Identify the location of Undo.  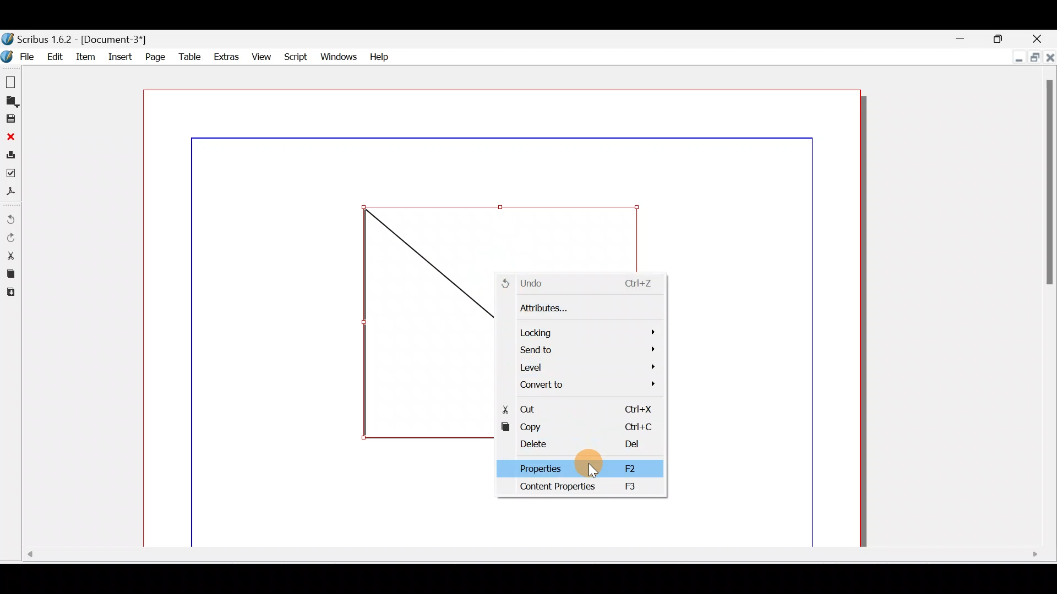
(582, 282).